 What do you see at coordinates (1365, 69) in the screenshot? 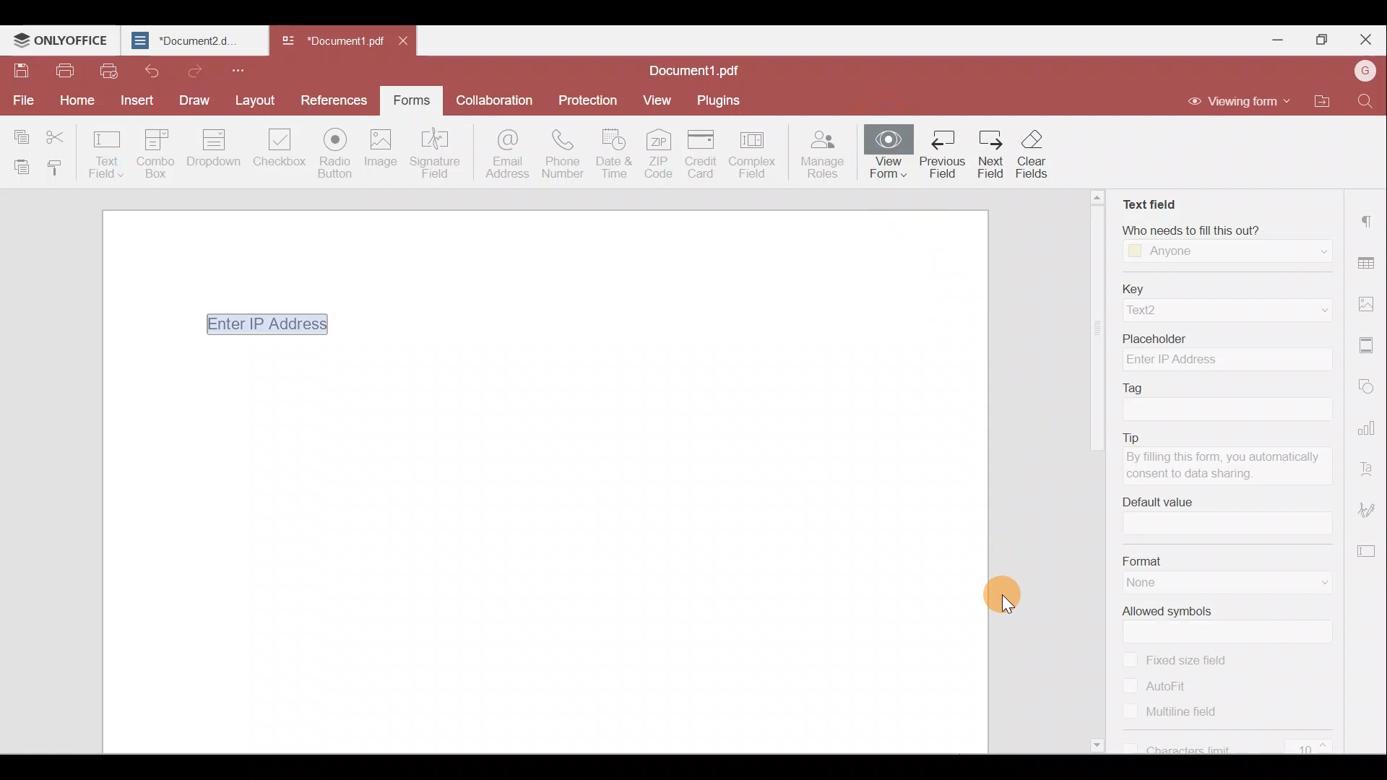
I see `Account name` at bounding box center [1365, 69].